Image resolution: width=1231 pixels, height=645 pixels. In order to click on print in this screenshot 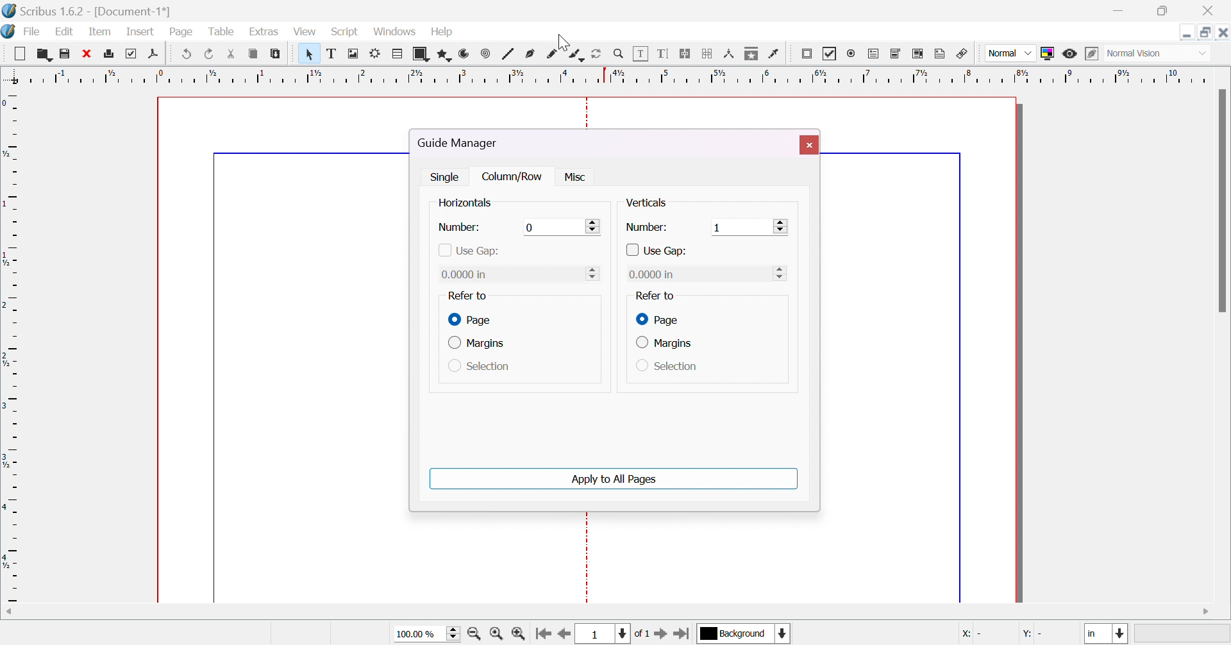, I will do `click(112, 53)`.